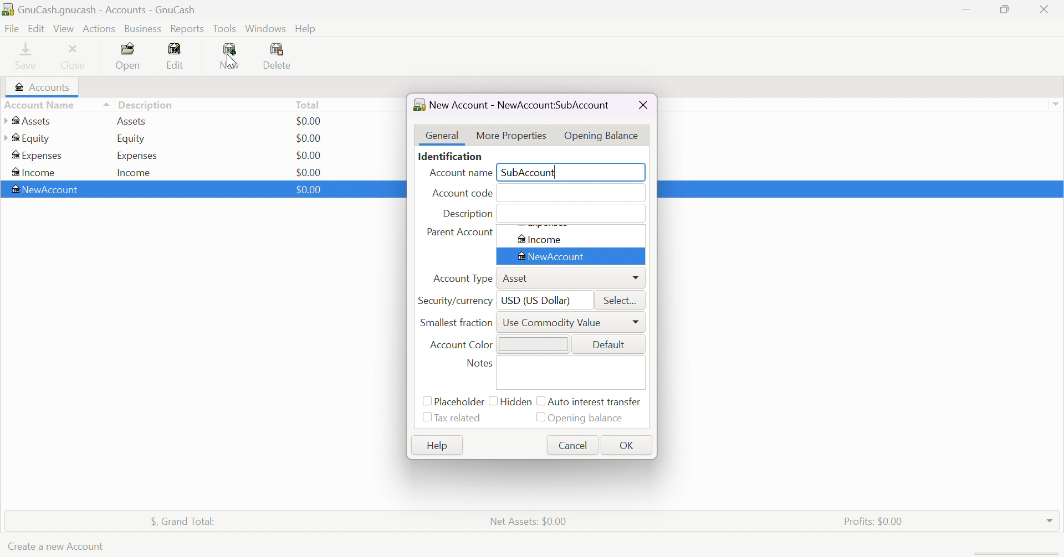 This screenshot has height=557, width=1064. I want to click on Checkbox, so click(426, 401).